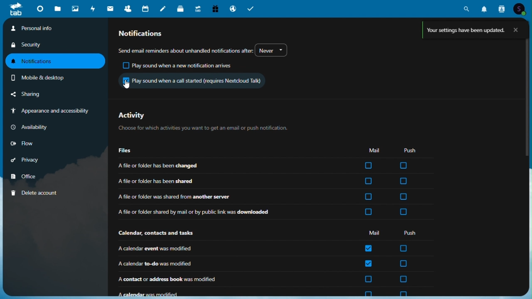 The height and width of the screenshot is (299, 532). Describe the element at coordinates (221, 249) in the screenshot. I see `Calendar event was modified` at that location.